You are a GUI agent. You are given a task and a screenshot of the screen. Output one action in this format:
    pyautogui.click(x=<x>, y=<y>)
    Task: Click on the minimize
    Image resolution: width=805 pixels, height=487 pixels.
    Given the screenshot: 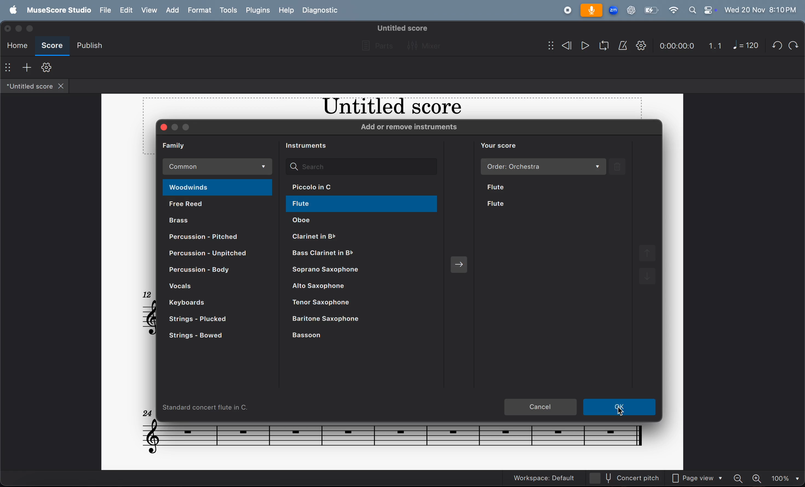 What is the action you would take?
    pyautogui.click(x=21, y=29)
    